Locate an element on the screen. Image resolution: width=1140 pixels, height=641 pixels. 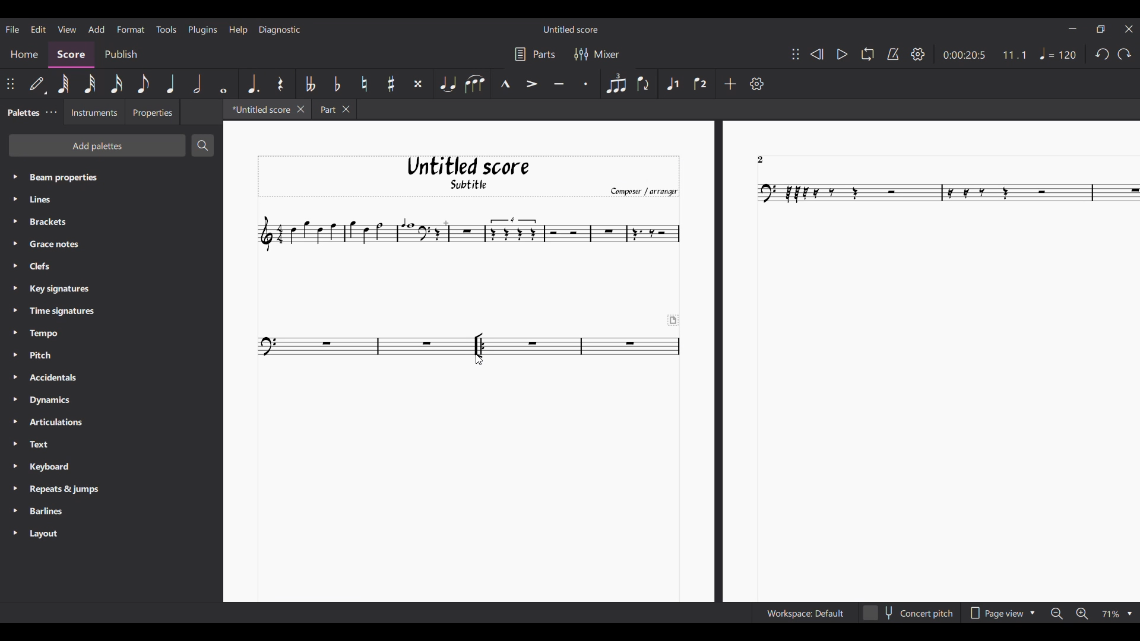
Change toolbar position is located at coordinates (11, 84).